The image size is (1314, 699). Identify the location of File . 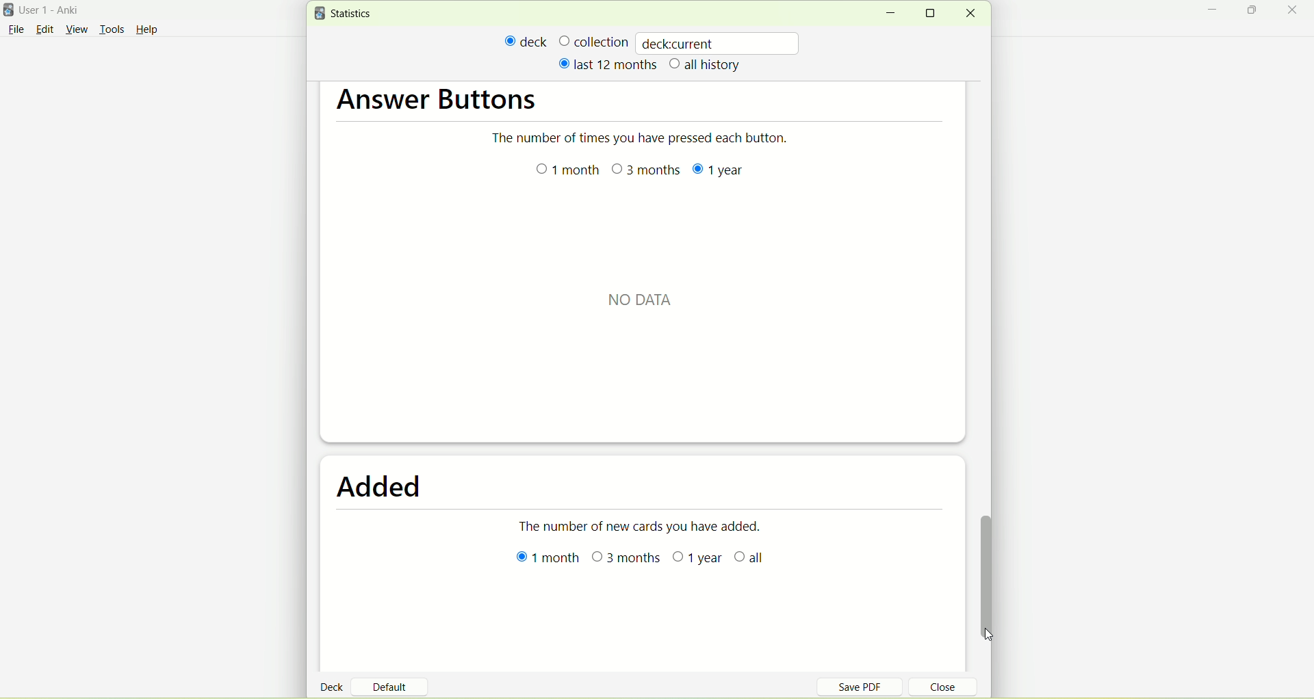
(16, 29).